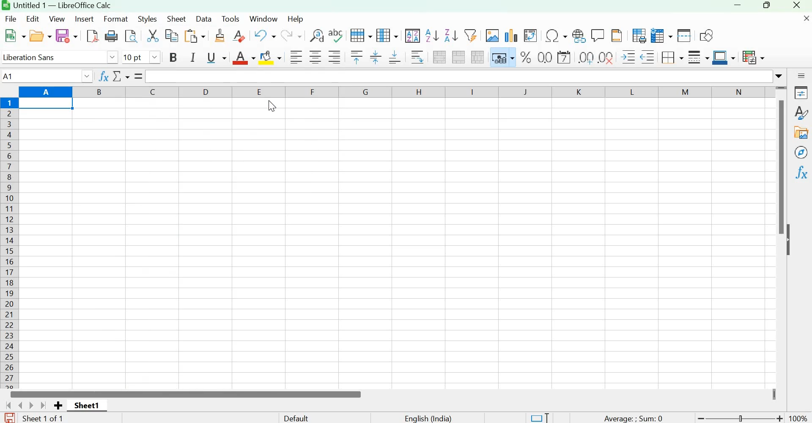 The image size is (812, 423). I want to click on Conditional , so click(753, 57).